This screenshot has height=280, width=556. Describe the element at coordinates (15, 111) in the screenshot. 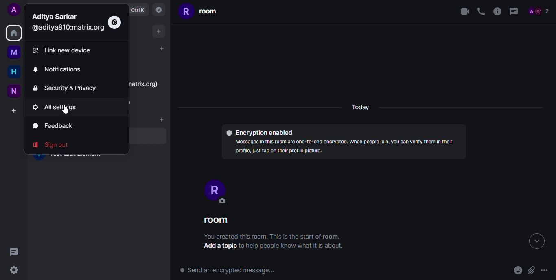

I see `create space` at that location.